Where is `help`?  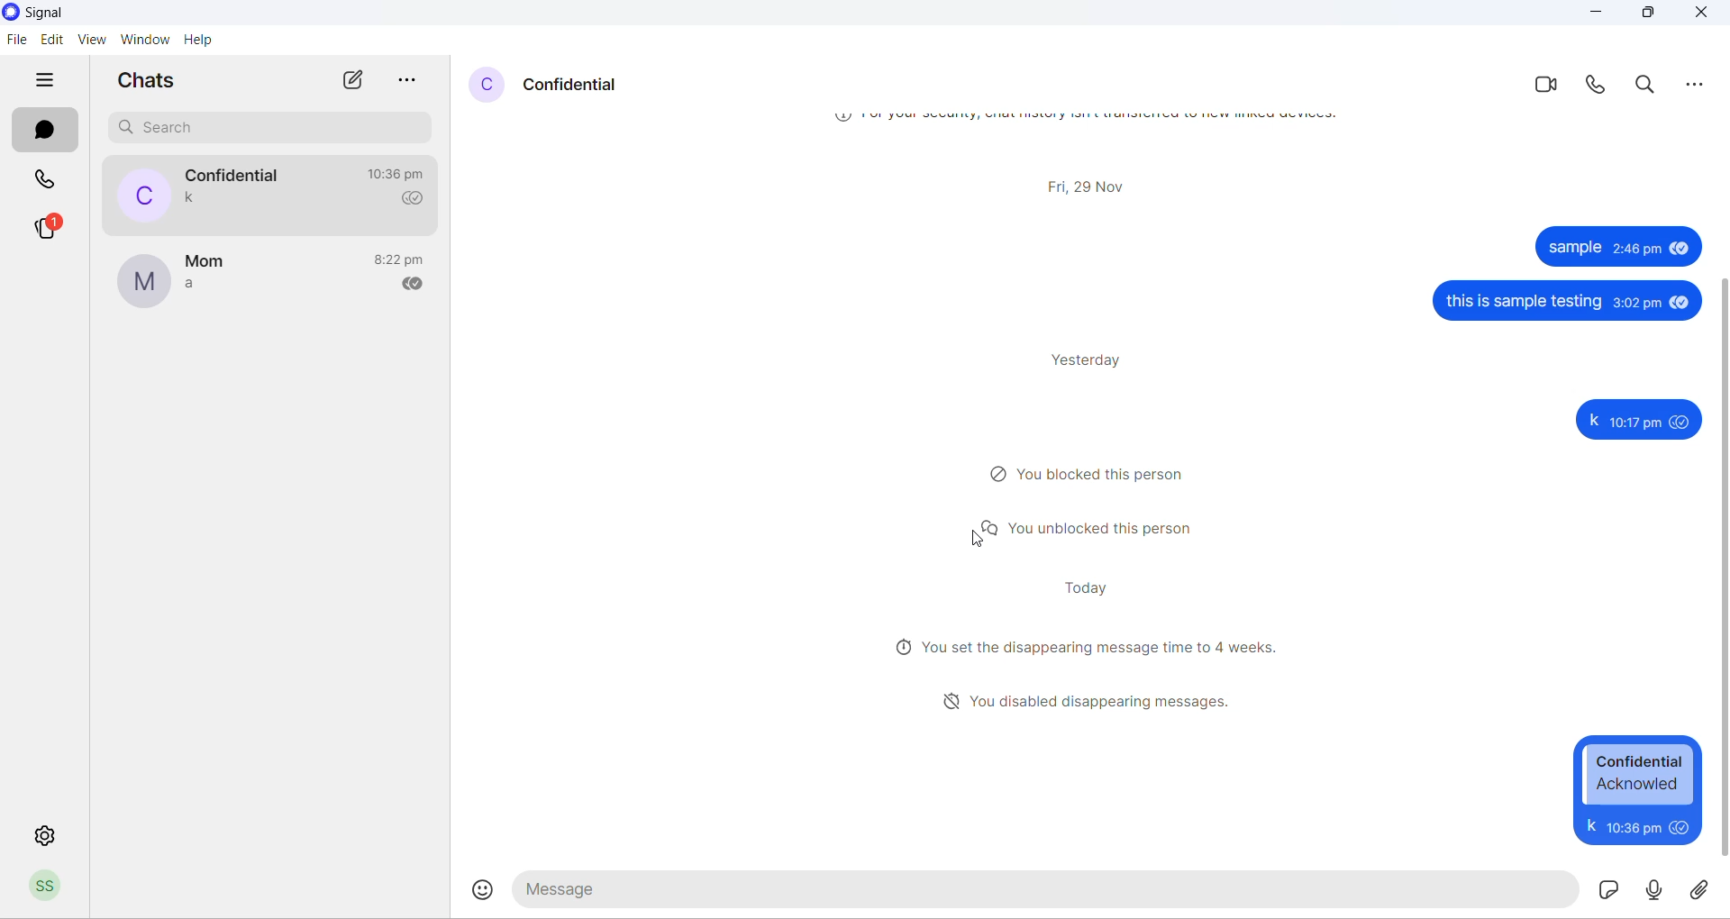 help is located at coordinates (201, 42).